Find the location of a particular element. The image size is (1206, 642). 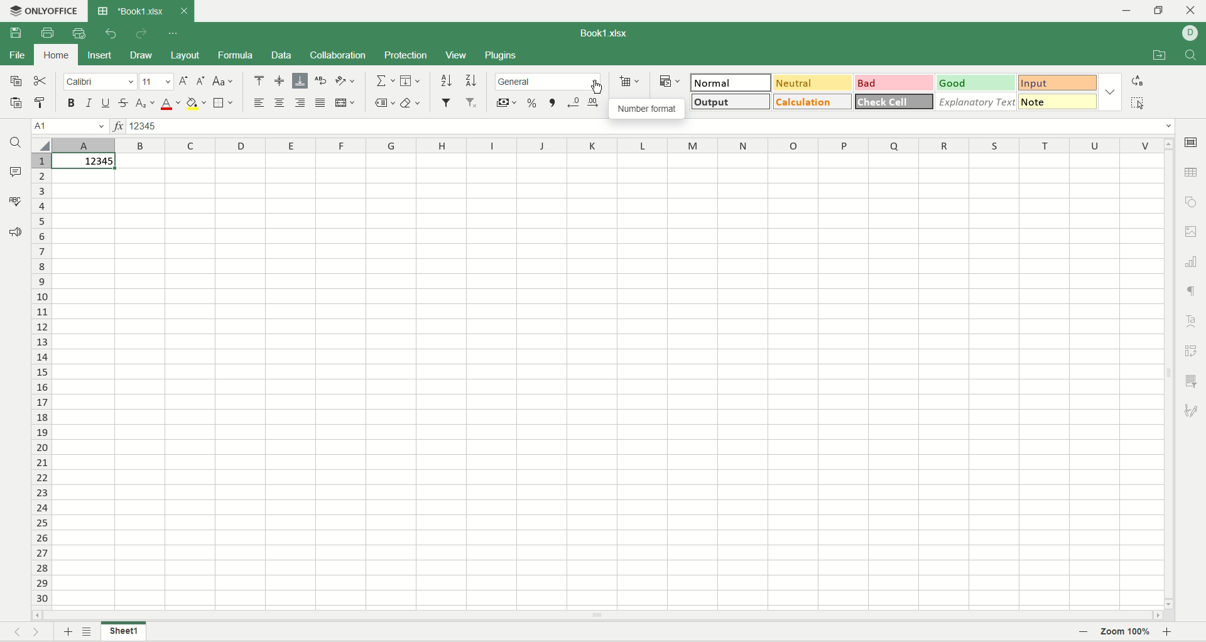

border is located at coordinates (224, 104).